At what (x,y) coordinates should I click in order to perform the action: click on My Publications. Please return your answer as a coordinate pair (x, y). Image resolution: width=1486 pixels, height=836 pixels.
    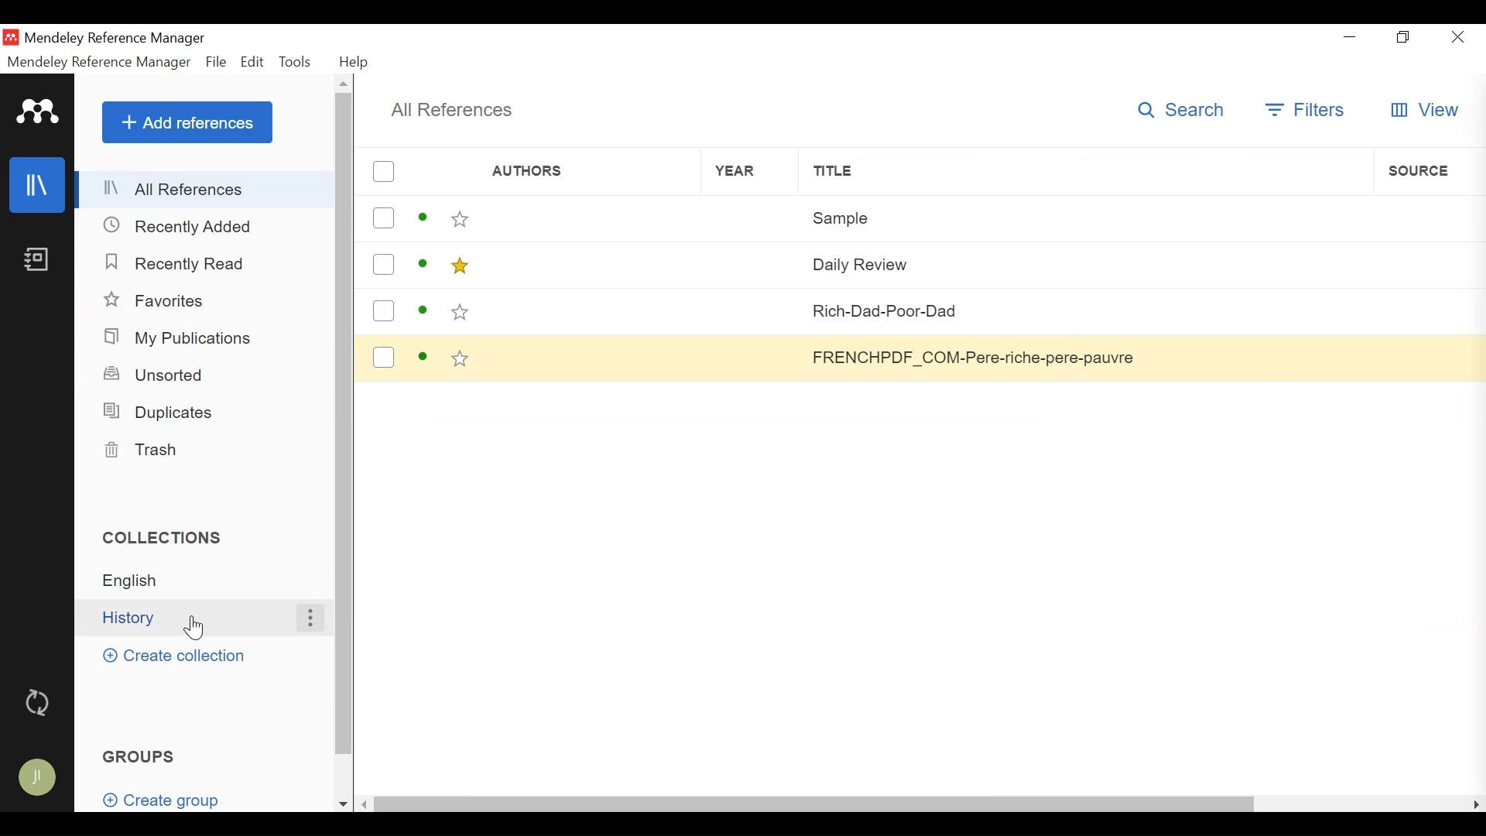
    Looking at the image, I should click on (182, 338).